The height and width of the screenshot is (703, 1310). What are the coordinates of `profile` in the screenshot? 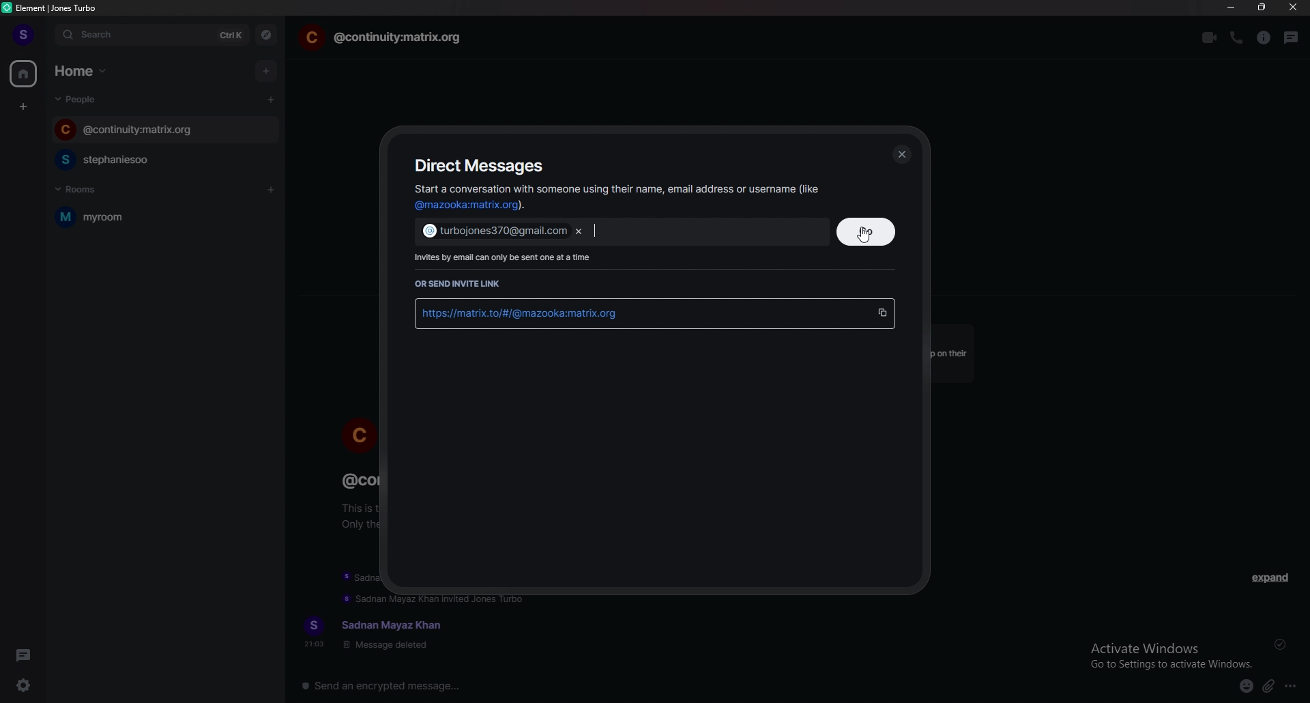 It's located at (25, 35).